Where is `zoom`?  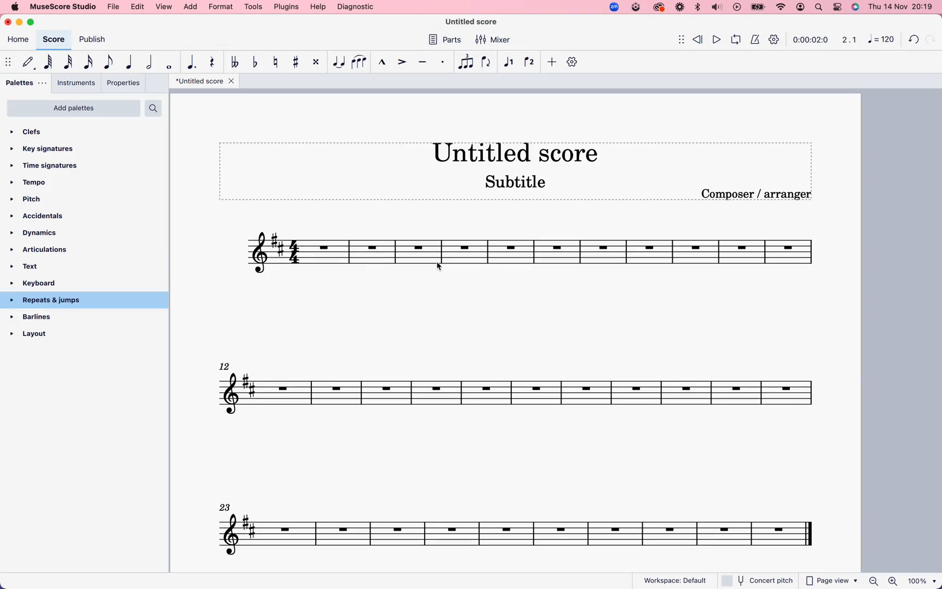
zoom is located at coordinates (613, 7).